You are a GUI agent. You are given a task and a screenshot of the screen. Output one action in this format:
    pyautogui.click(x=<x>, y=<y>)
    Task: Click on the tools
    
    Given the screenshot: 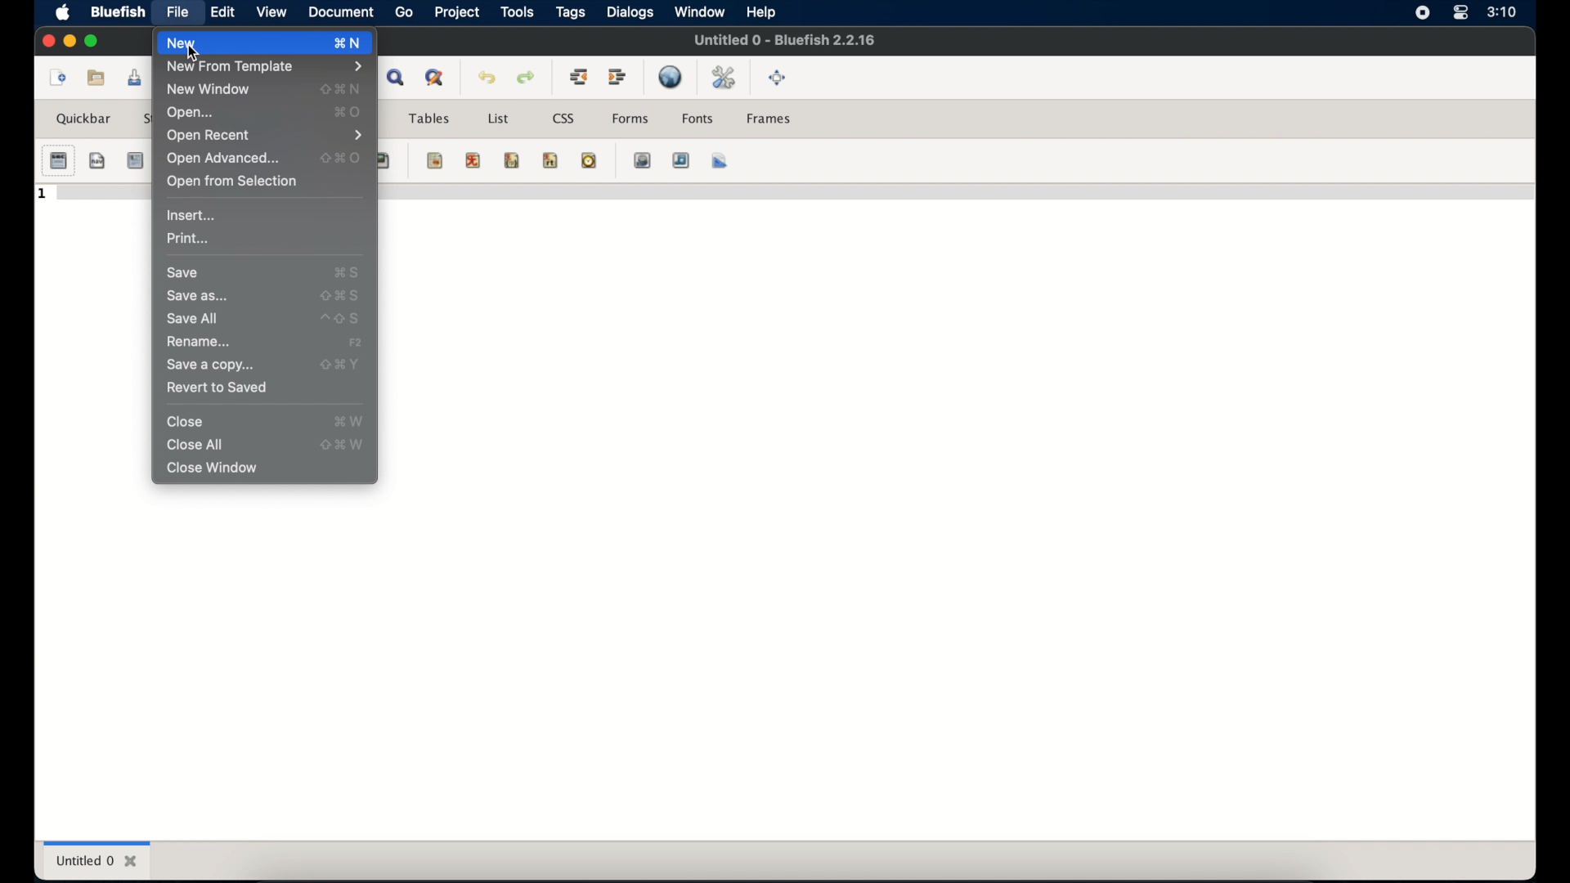 What is the action you would take?
    pyautogui.click(x=517, y=11)
    